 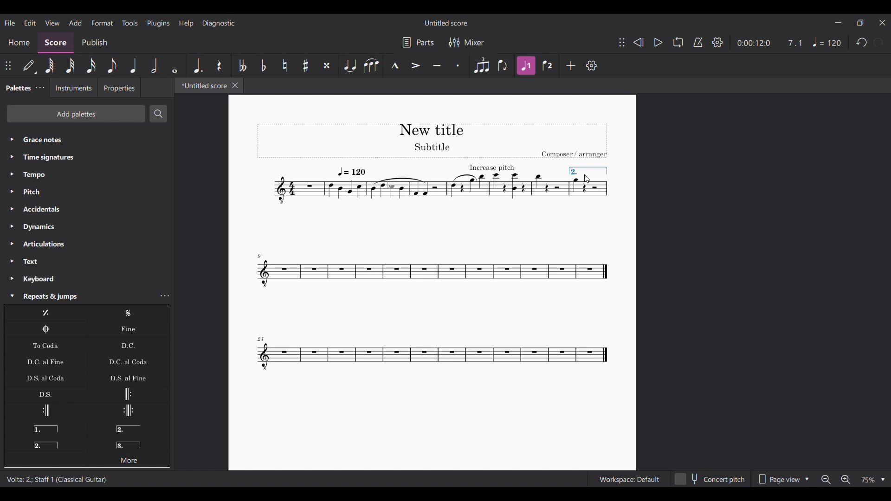 I want to click on D.C. al Fine, so click(x=45, y=361).